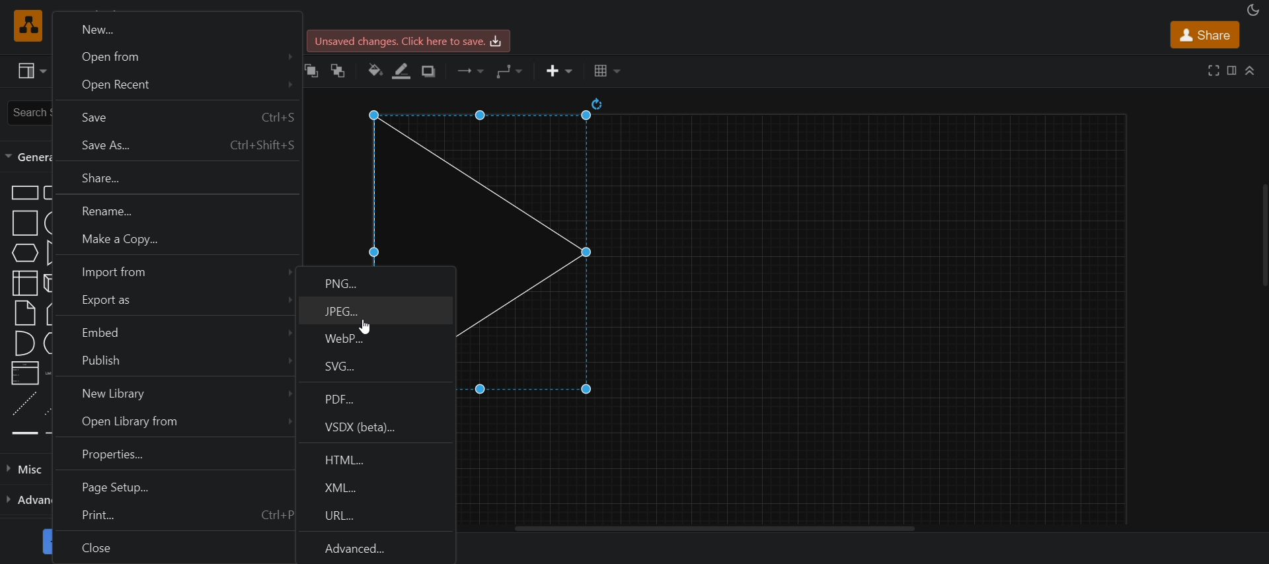  Describe the element at coordinates (377, 547) in the screenshot. I see `advanced` at that location.